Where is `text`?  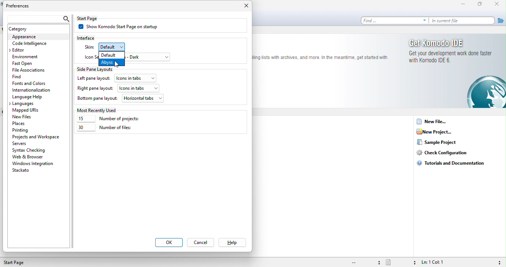
text is located at coordinates (320, 57).